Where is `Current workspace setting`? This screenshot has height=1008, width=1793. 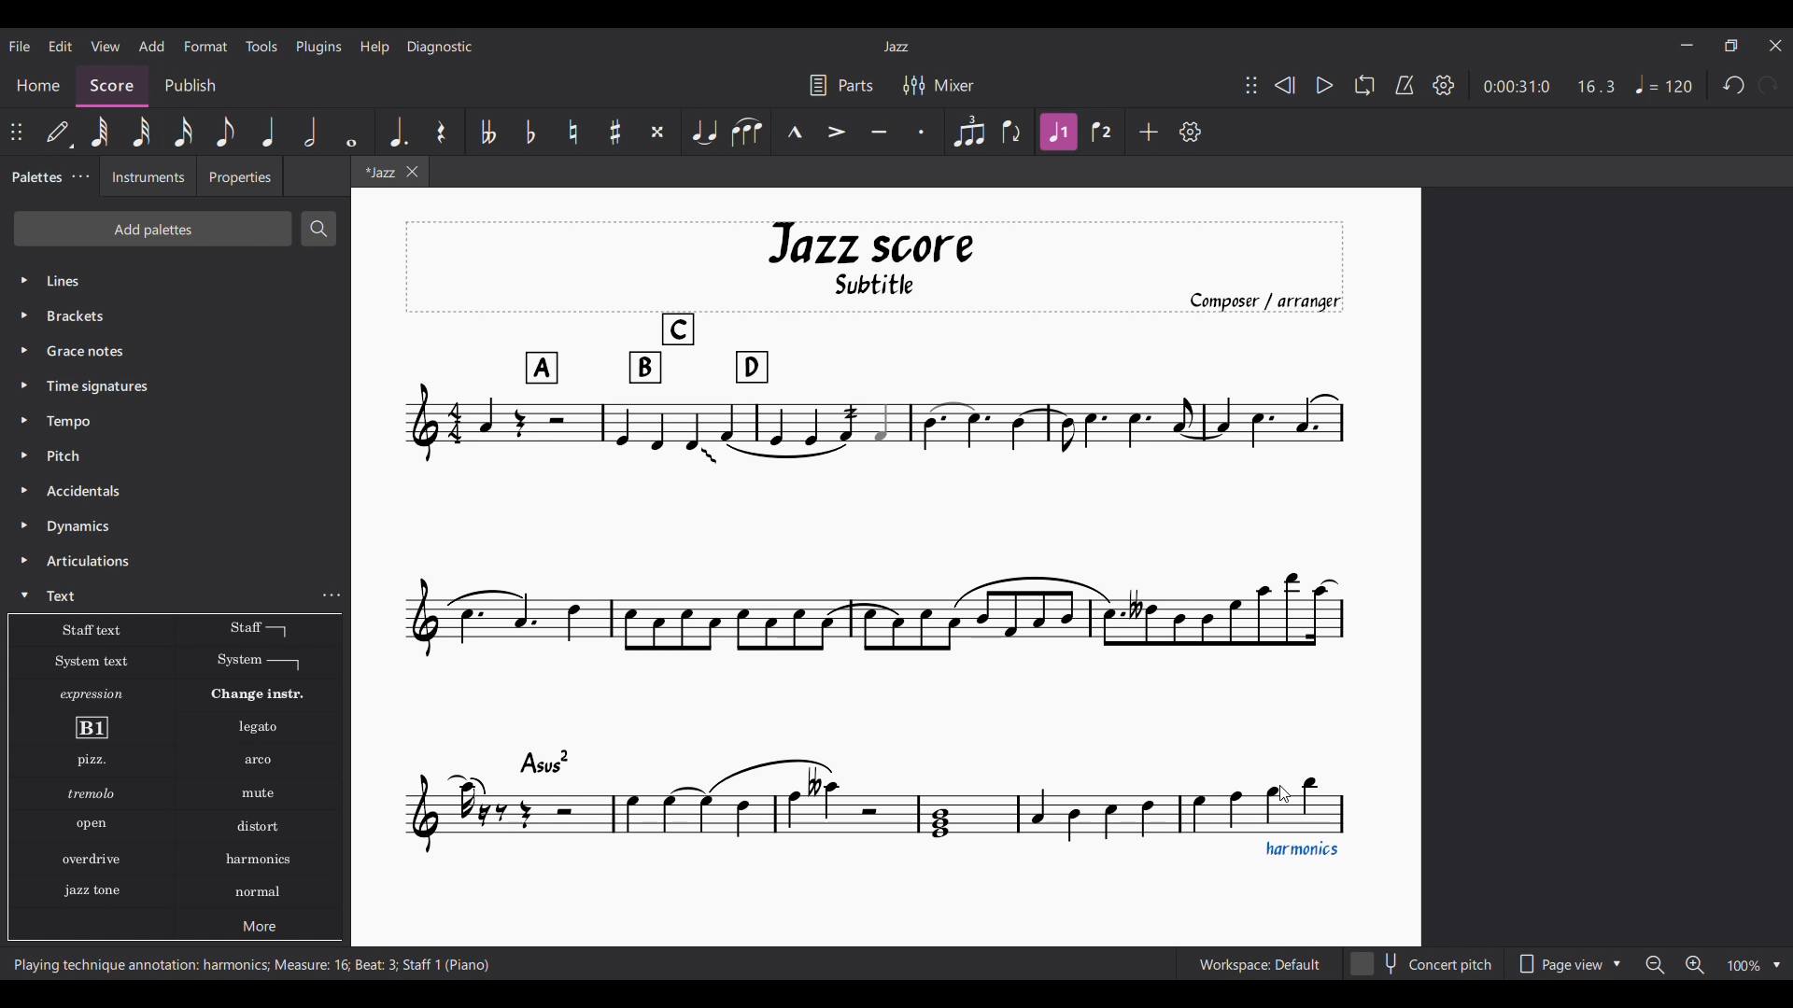
Current workspace setting is located at coordinates (1260, 963).